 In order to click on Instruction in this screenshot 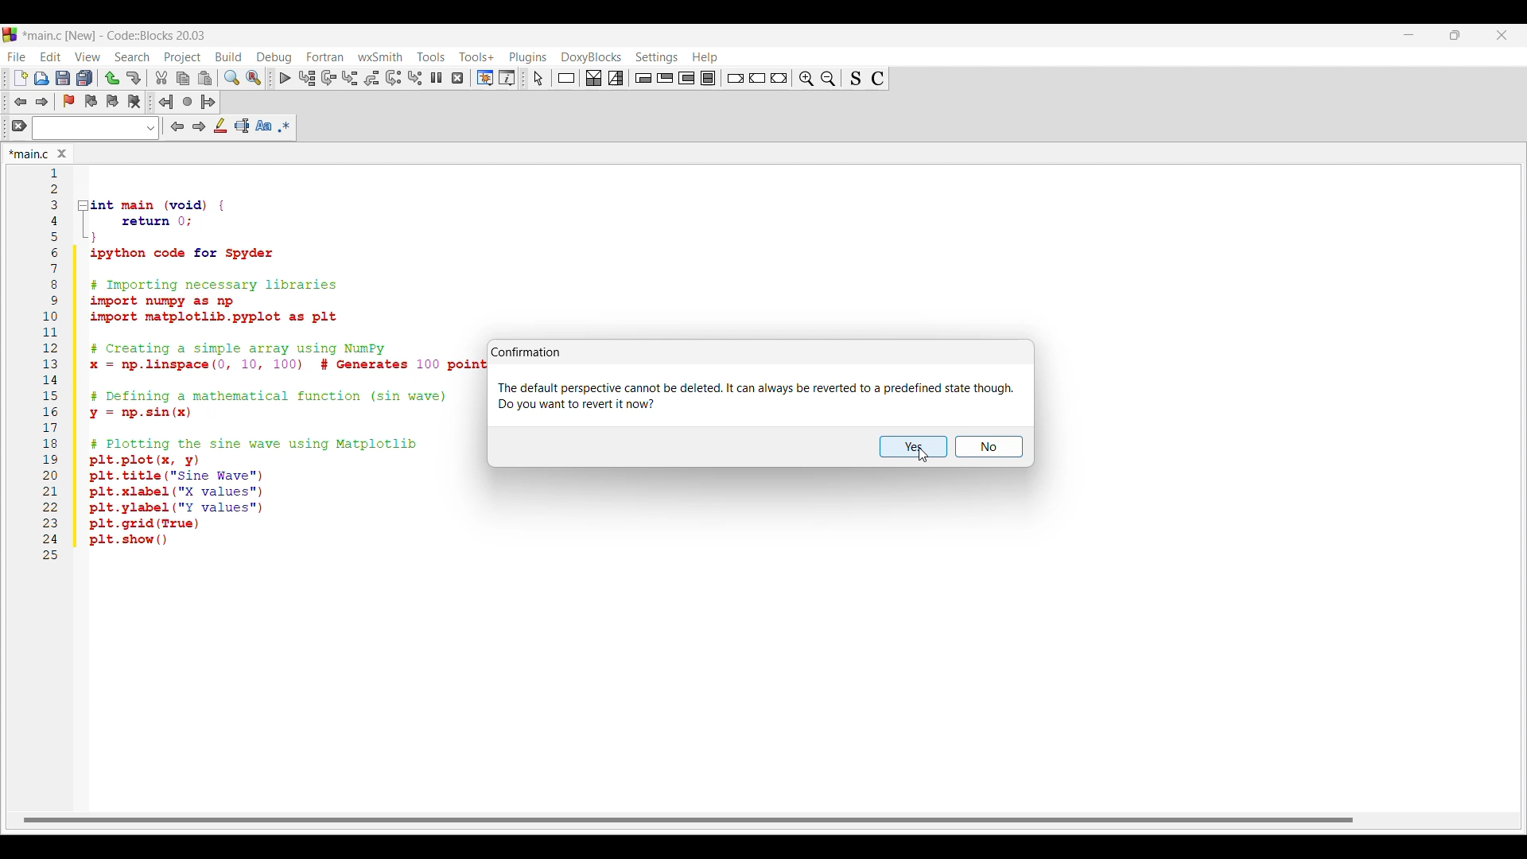, I will do `click(566, 78)`.